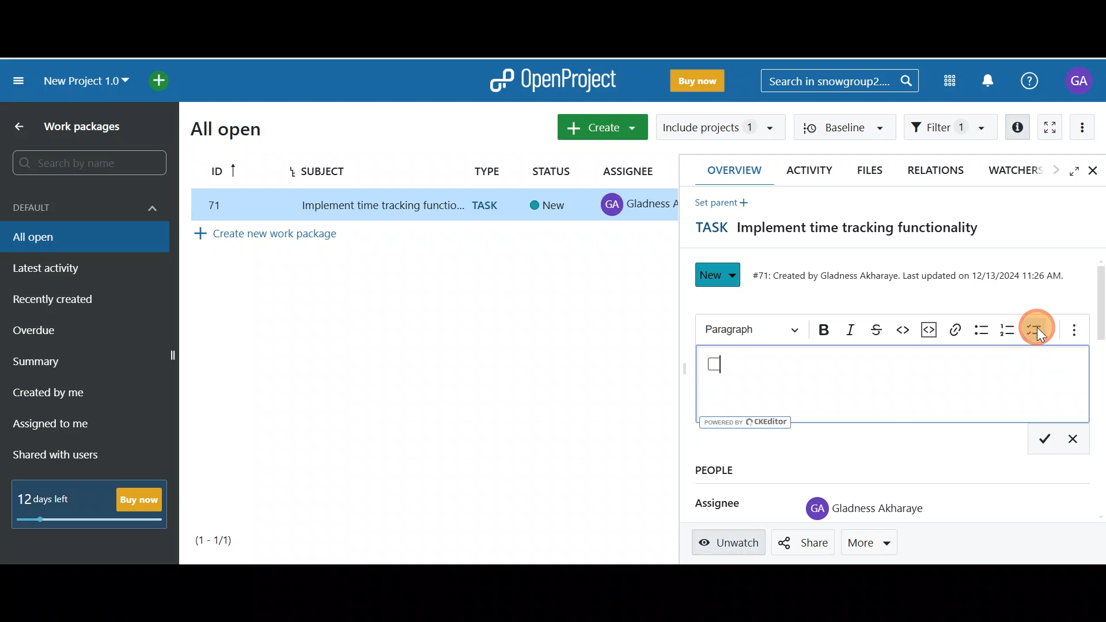 The image size is (1106, 622). What do you see at coordinates (653, 203) in the screenshot?
I see `gladness A` at bounding box center [653, 203].